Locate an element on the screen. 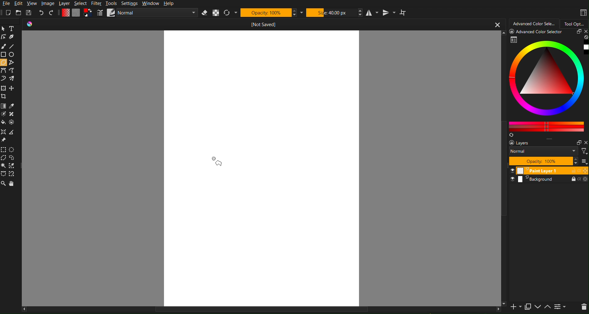 This screenshot has width=589, height=314. calligraphy is located at coordinates (15, 37).